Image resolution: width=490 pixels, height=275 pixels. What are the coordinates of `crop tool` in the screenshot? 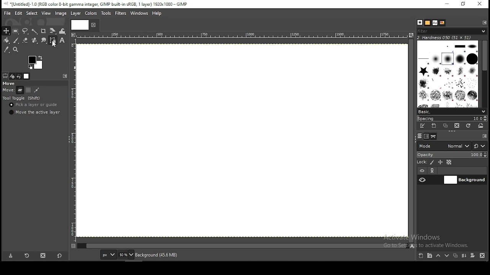 It's located at (44, 31).